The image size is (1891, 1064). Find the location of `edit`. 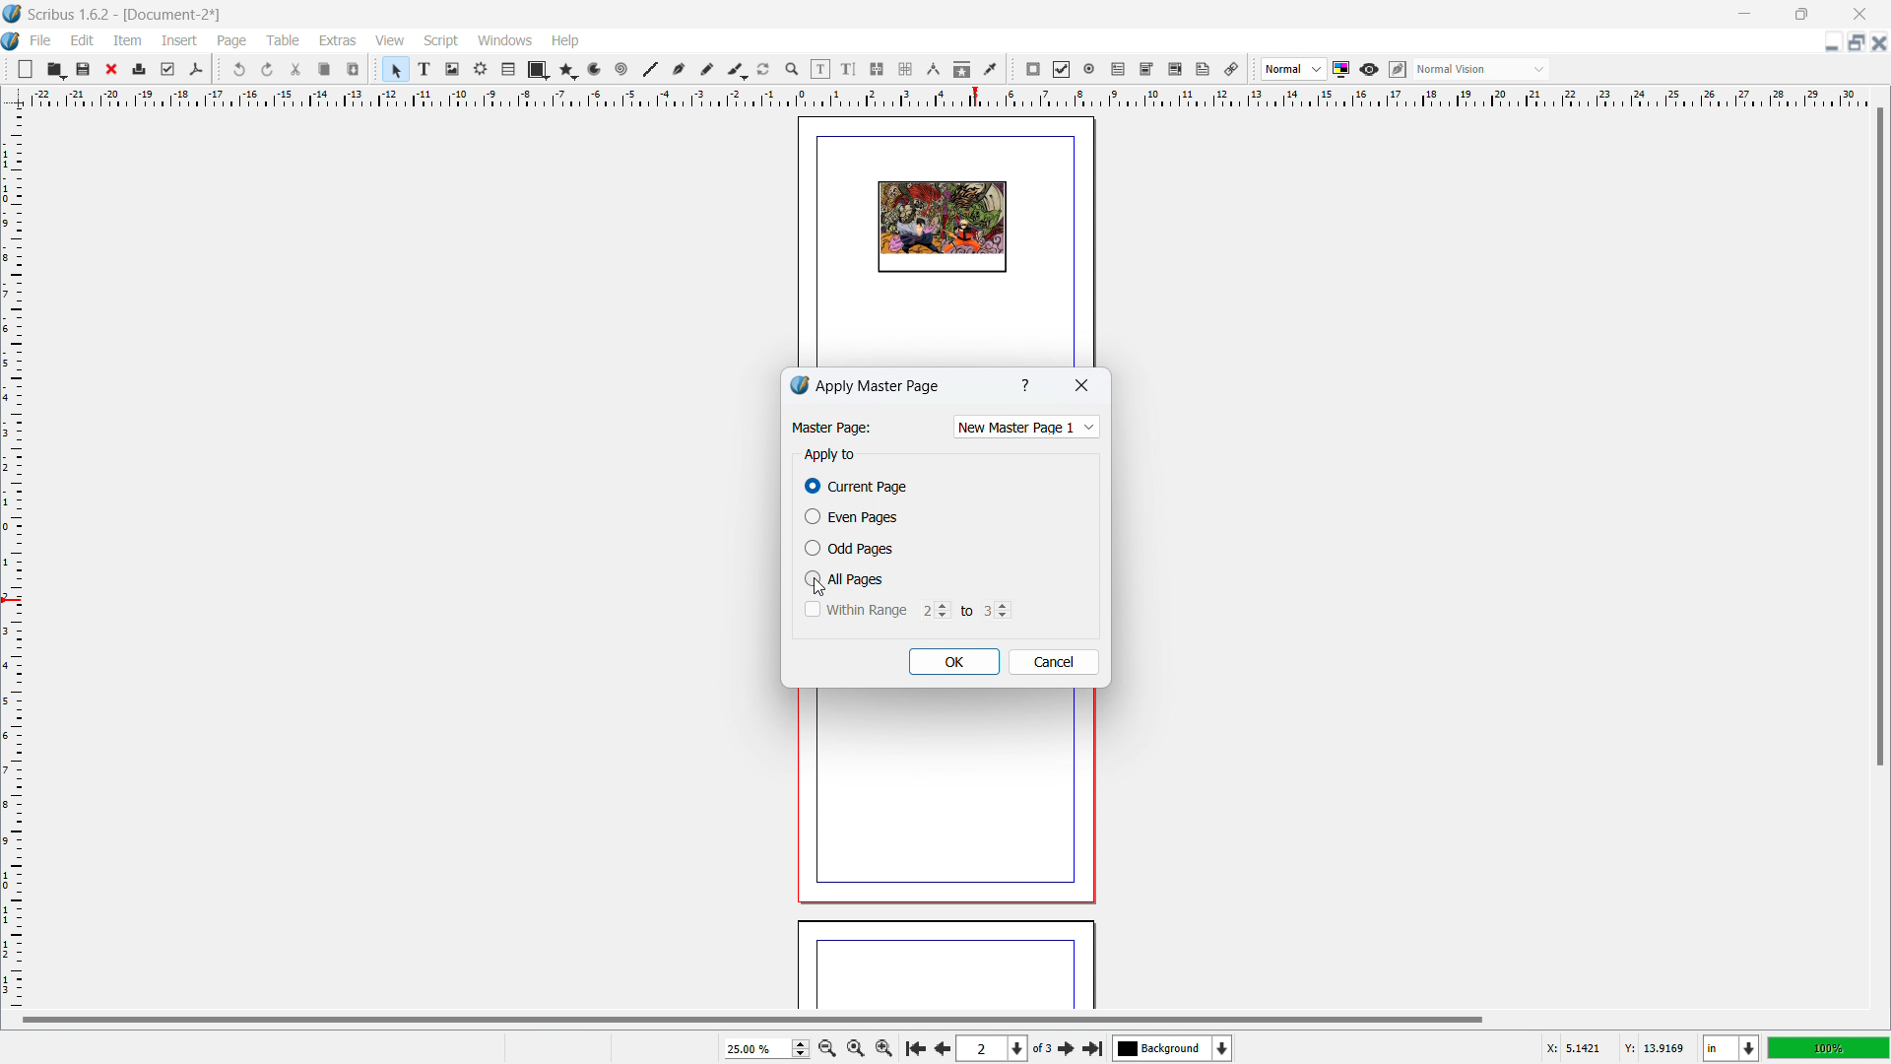

edit is located at coordinates (83, 40).